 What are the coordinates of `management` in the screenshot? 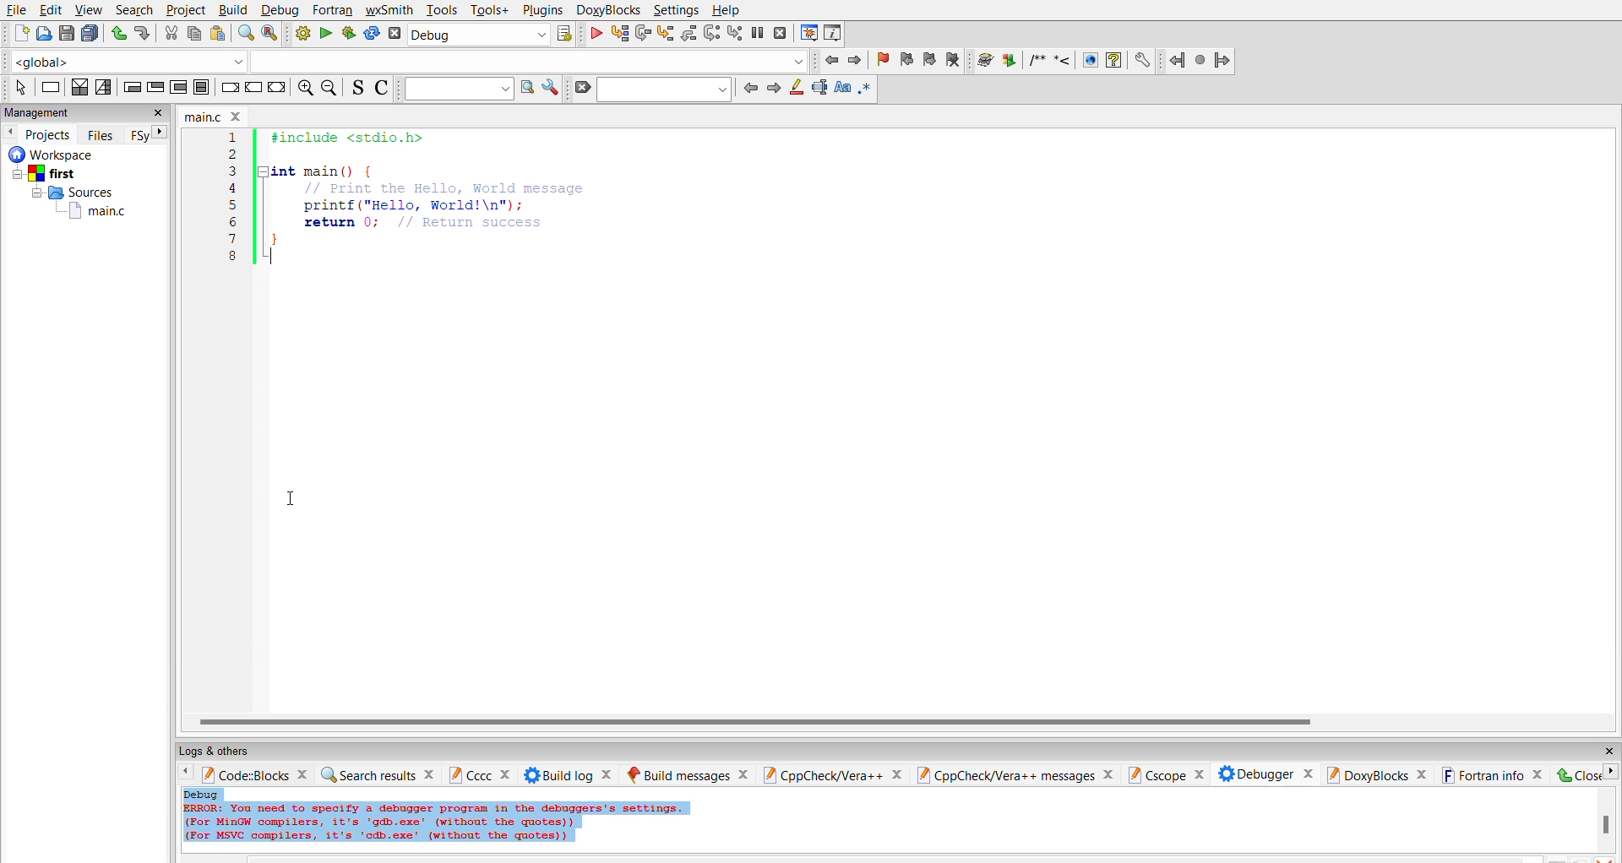 It's located at (54, 113).